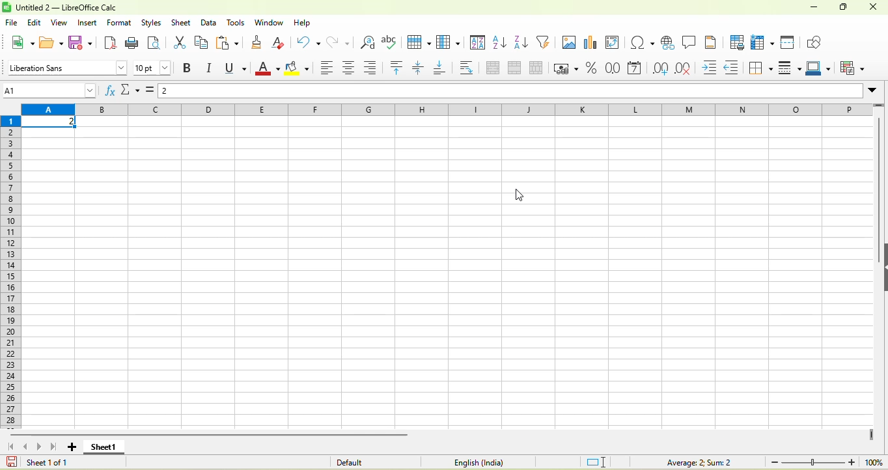 The width and height of the screenshot is (888, 470). I want to click on formula bar, so click(514, 91).